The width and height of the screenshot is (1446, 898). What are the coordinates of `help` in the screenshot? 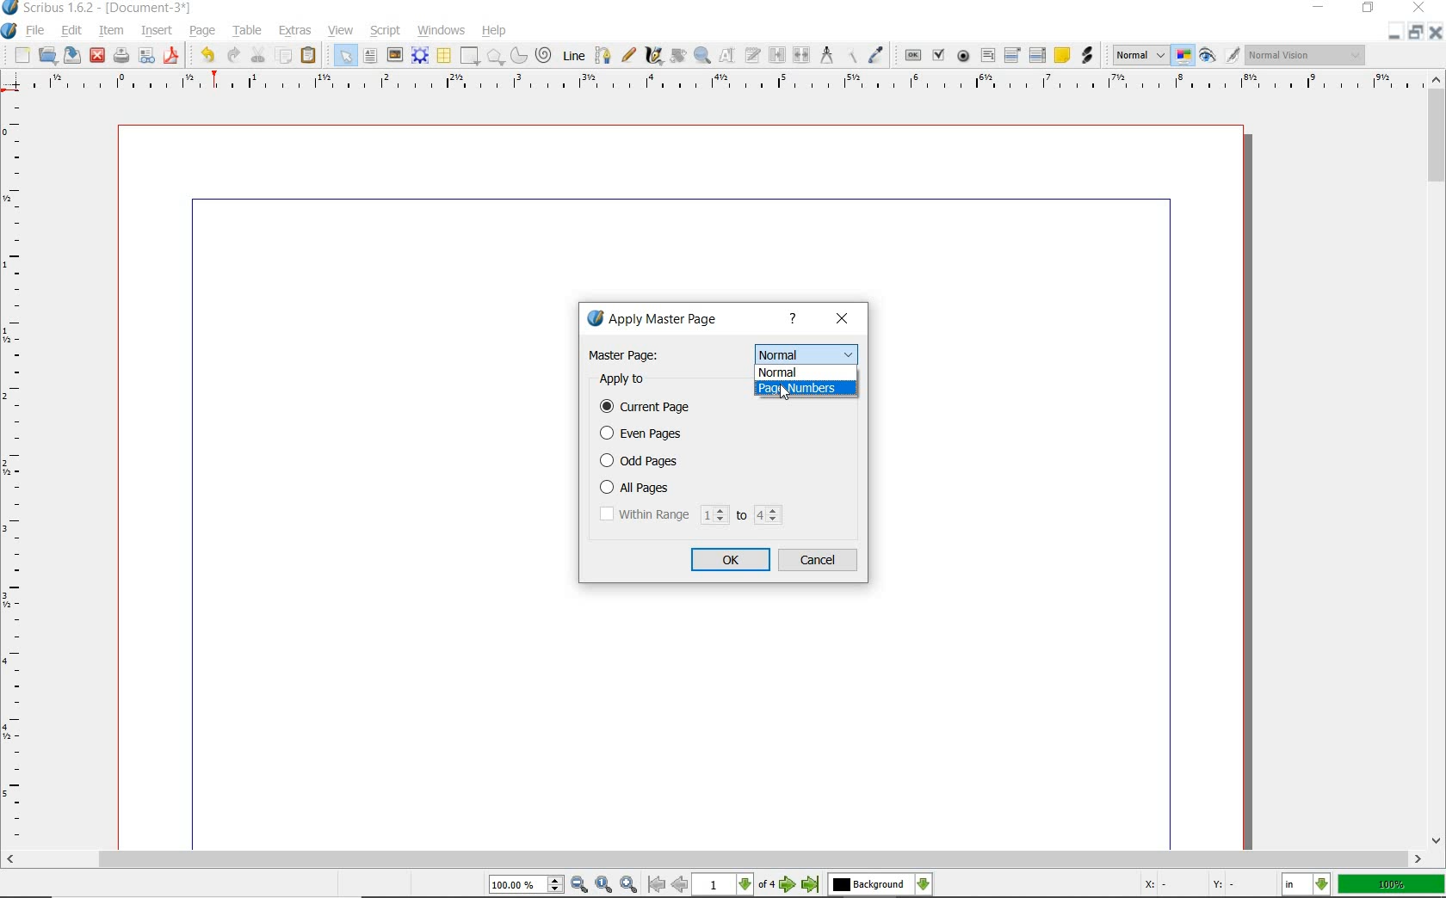 It's located at (492, 31).